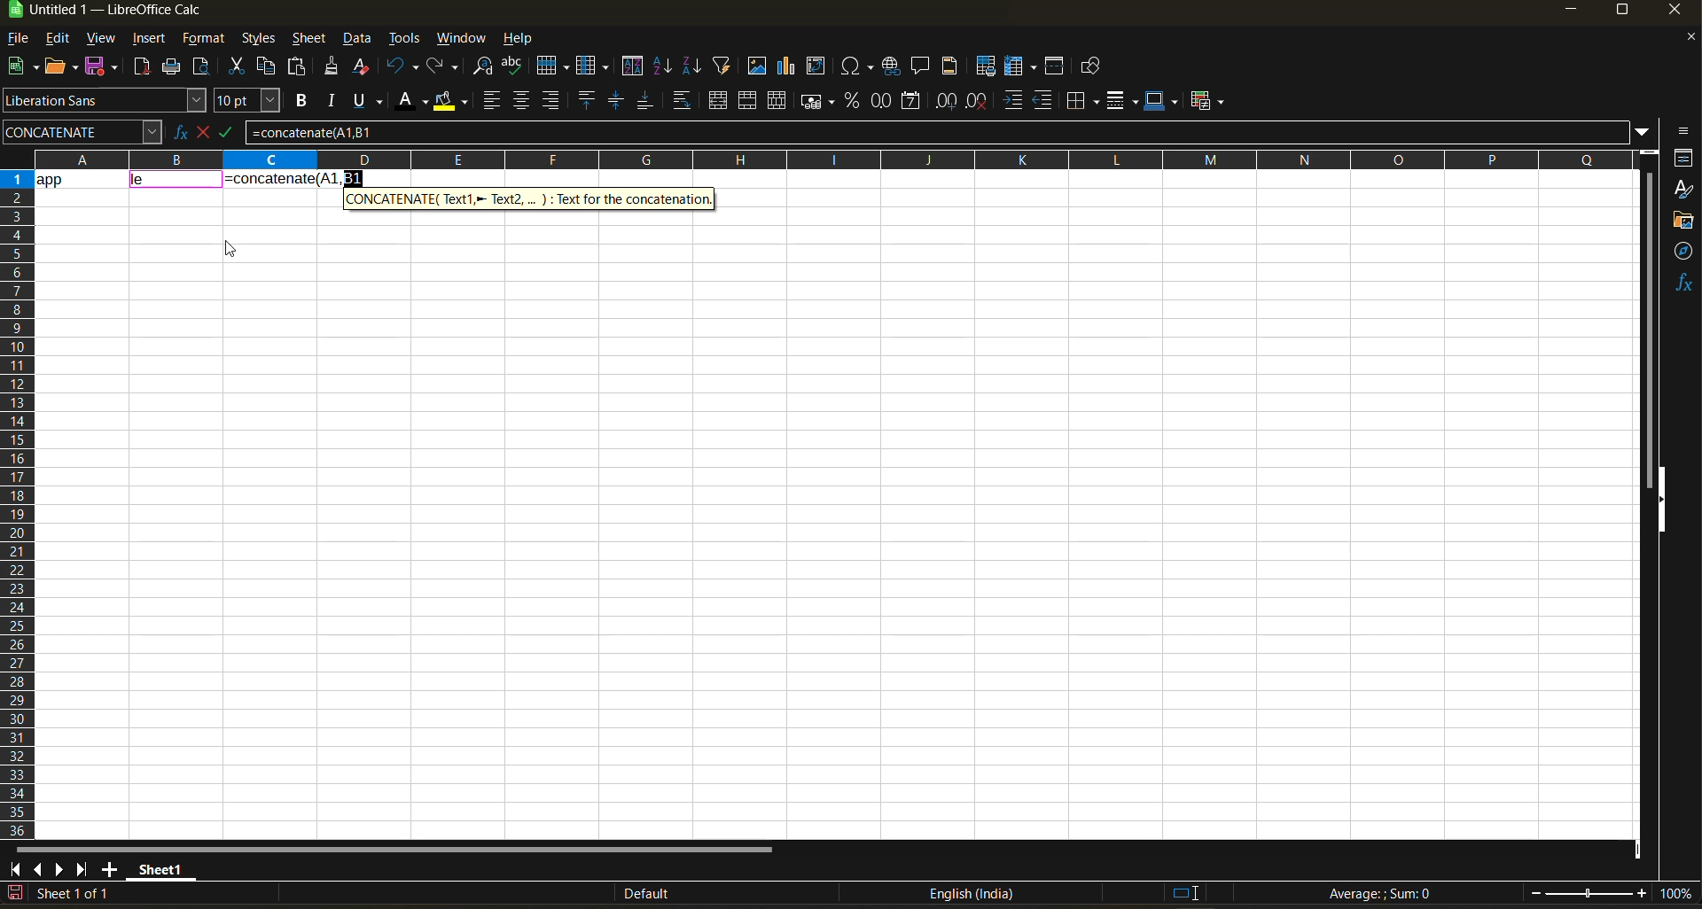 The width and height of the screenshot is (1702, 909). What do you see at coordinates (308, 38) in the screenshot?
I see `sheet` at bounding box center [308, 38].